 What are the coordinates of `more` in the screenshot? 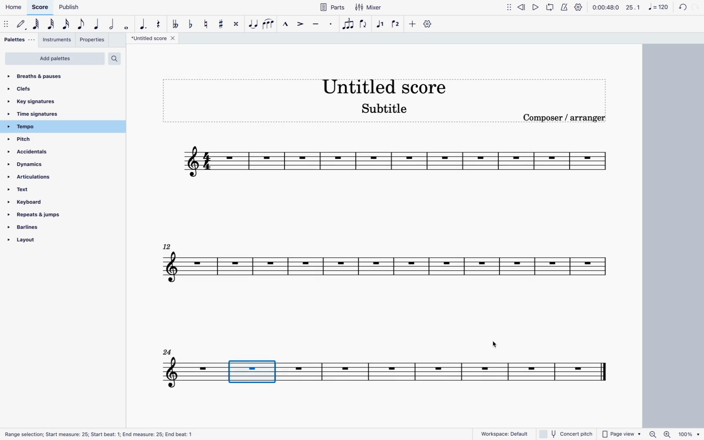 It's located at (413, 24).